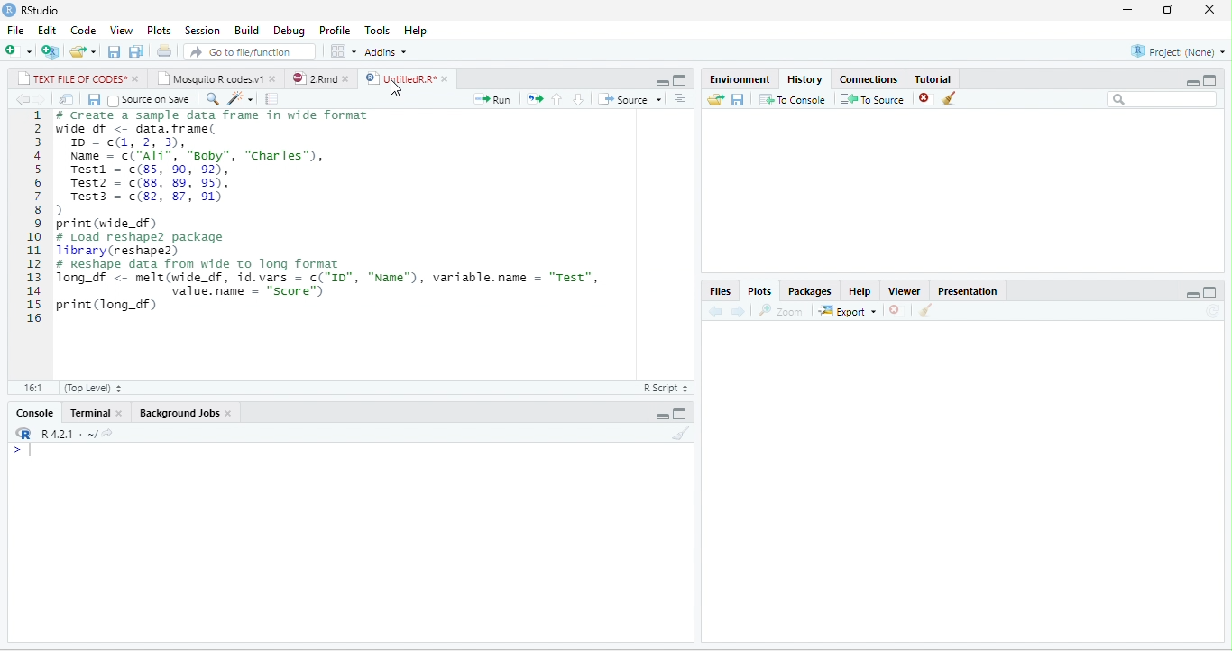  Describe the element at coordinates (1210, 9) in the screenshot. I see `close` at that location.